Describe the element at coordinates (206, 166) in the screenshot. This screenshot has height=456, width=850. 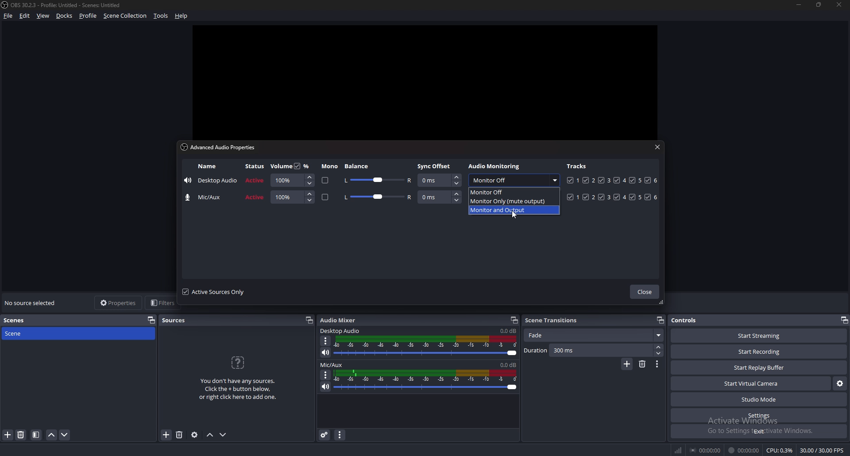
I see `name` at that location.